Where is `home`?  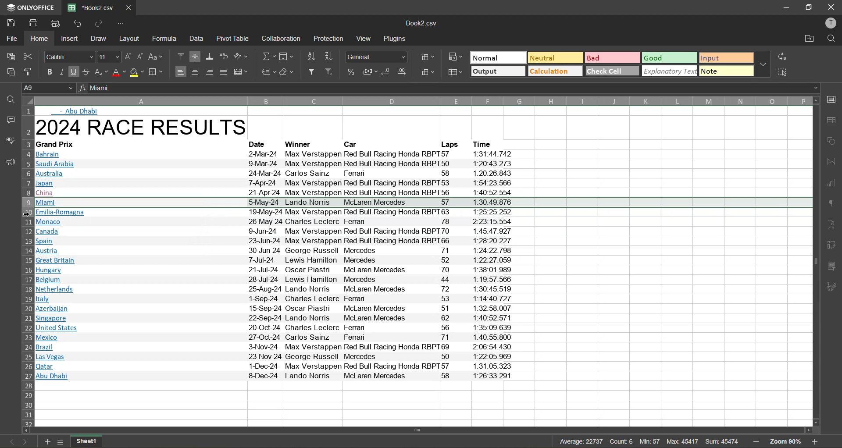 home is located at coordinates (39, 38).